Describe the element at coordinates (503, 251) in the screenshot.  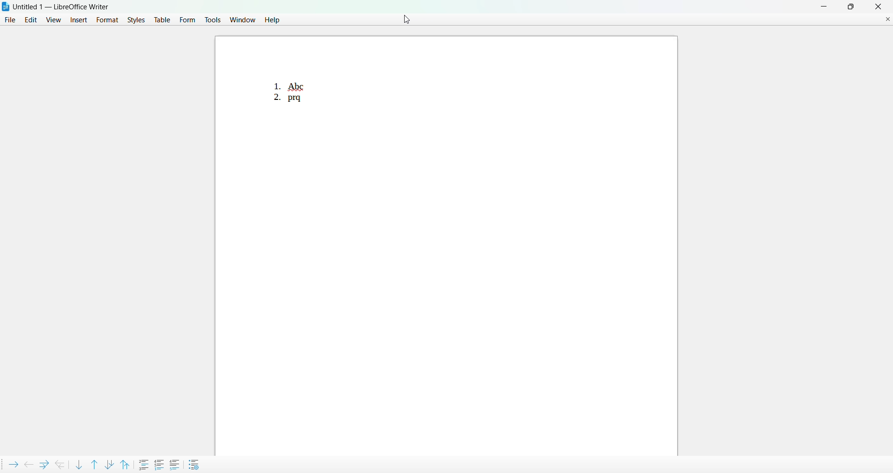
I see `canvas` at that location.